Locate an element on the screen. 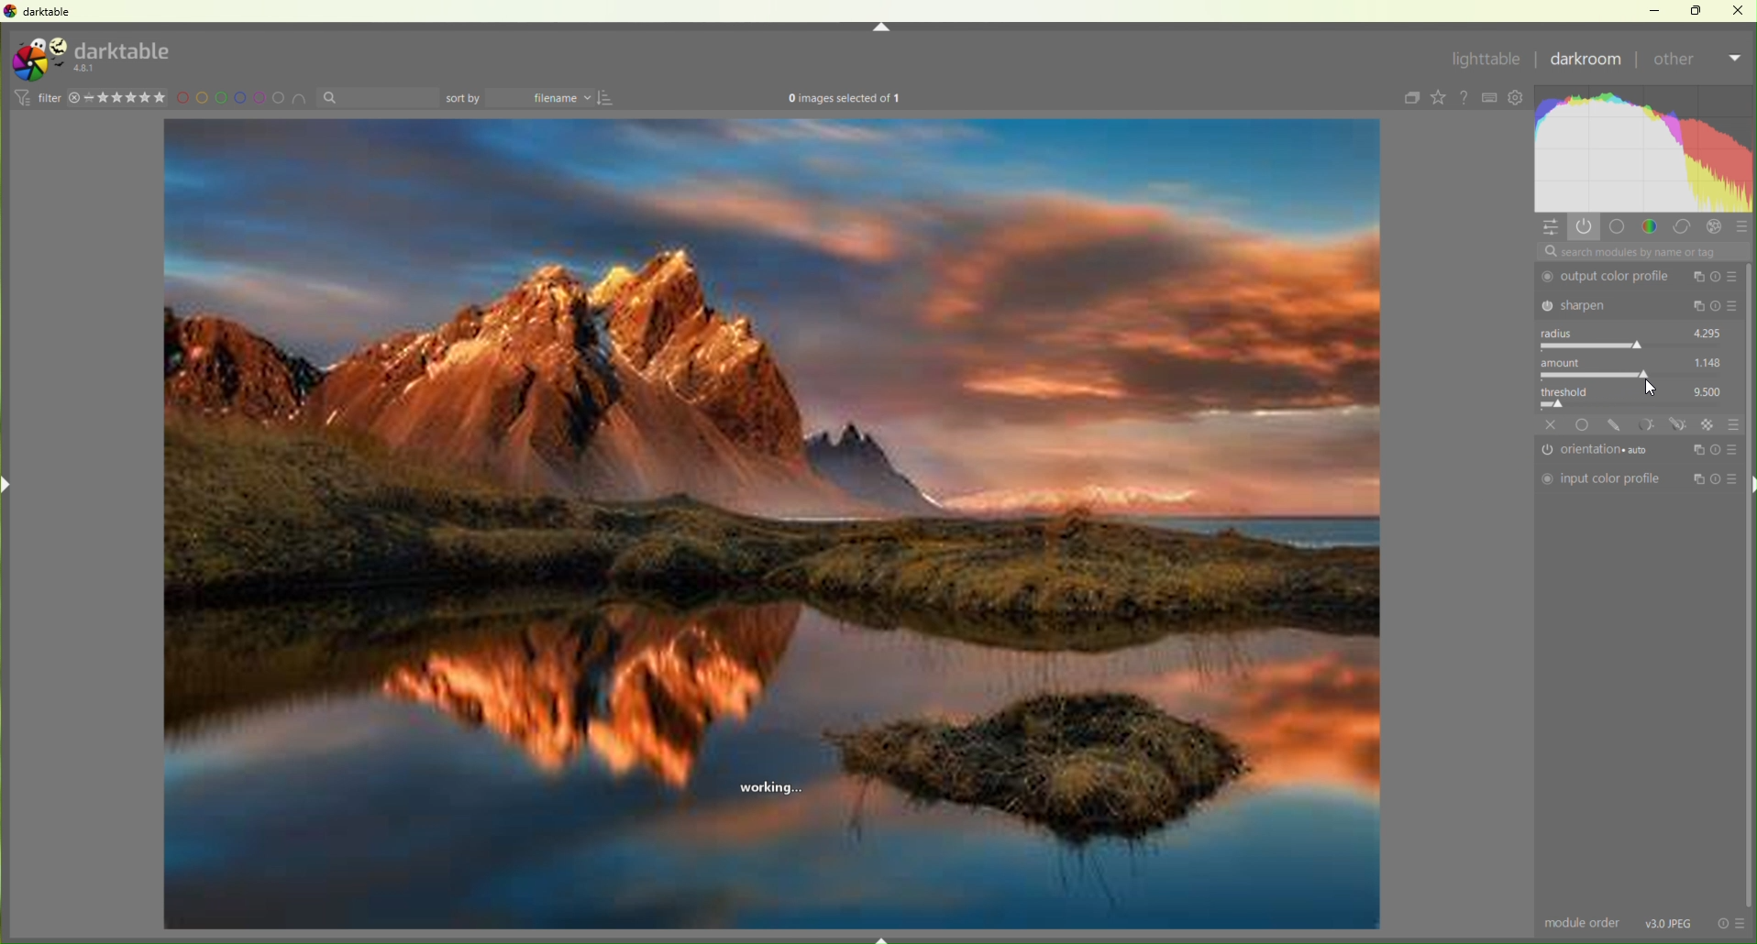 The width and height of the screenshot is (1757, 944). amount is located at coordinates (1566, 362).